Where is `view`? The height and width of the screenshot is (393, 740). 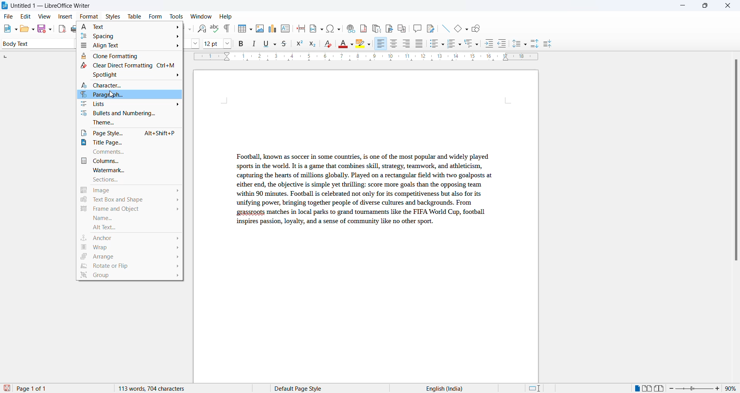
view is located at coordinates (45, 16).